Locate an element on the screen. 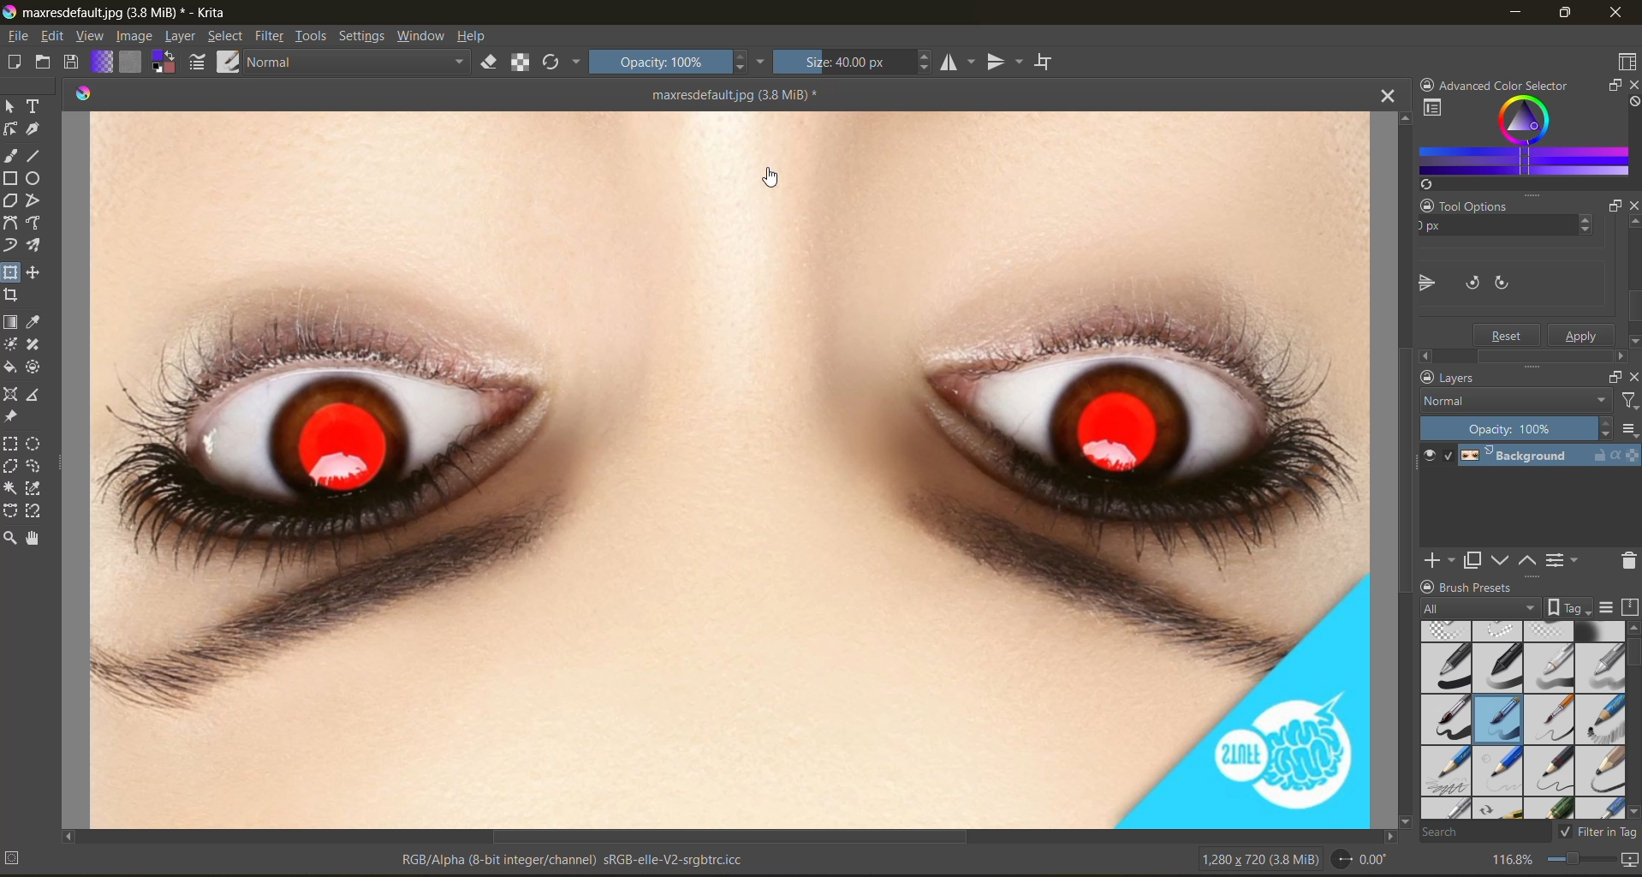 This screenshot has height=877, width=1642. tool is located at coordinates (38, 536).